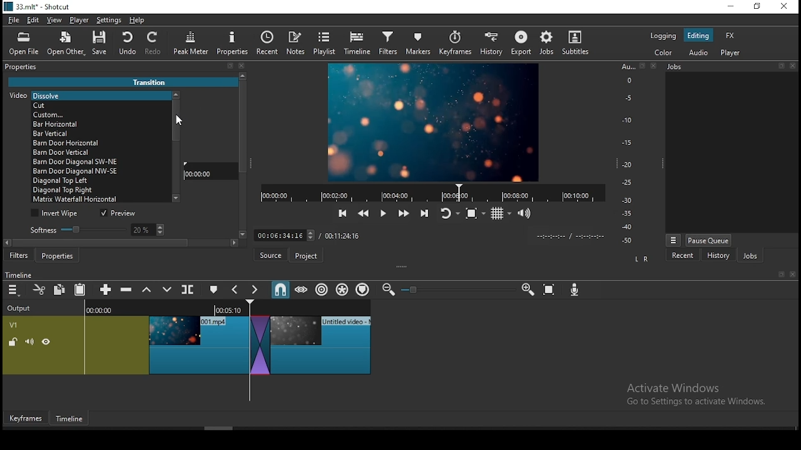  What do you see at coordinates (39, 289) in the screenshot?
I see `cut` at bounding box center [39, 289].